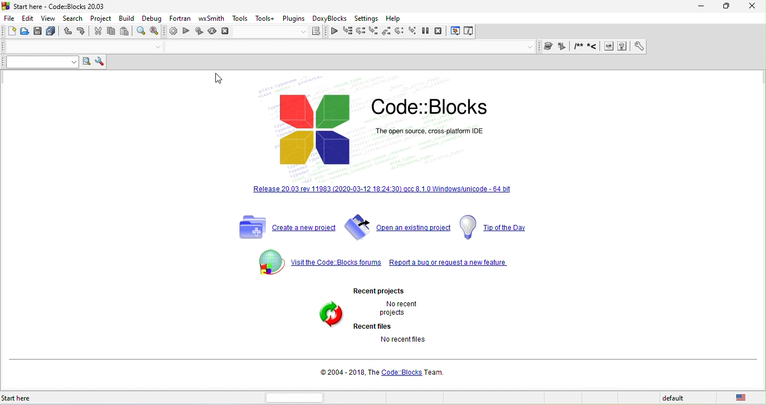 The image size is (766, 405). Describe the element at coordinates (441, 31) in the screenshot. I see `stop debugger` at that location.